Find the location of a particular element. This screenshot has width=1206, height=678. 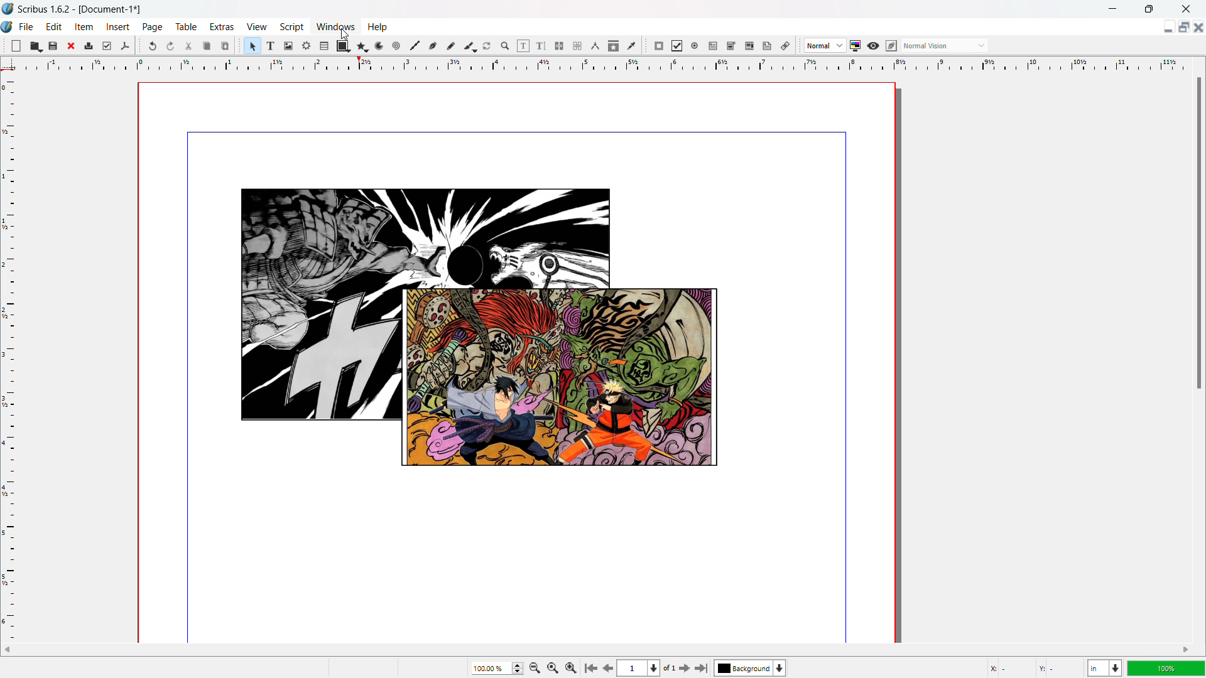

edit in preview mode is located at coordinates (891, 46).